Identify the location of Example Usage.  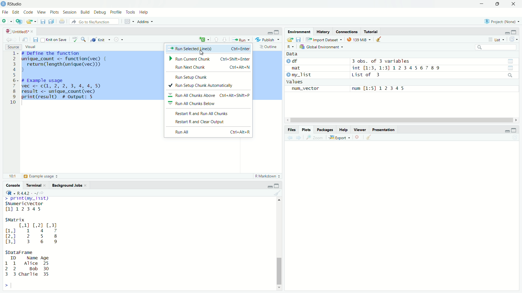
(40, 176).